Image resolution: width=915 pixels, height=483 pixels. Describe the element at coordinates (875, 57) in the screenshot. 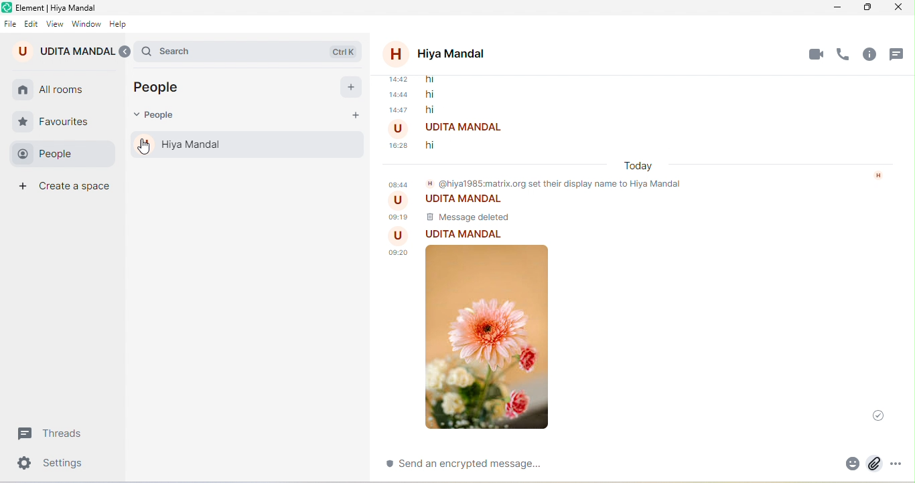

I see `room info` at that location.